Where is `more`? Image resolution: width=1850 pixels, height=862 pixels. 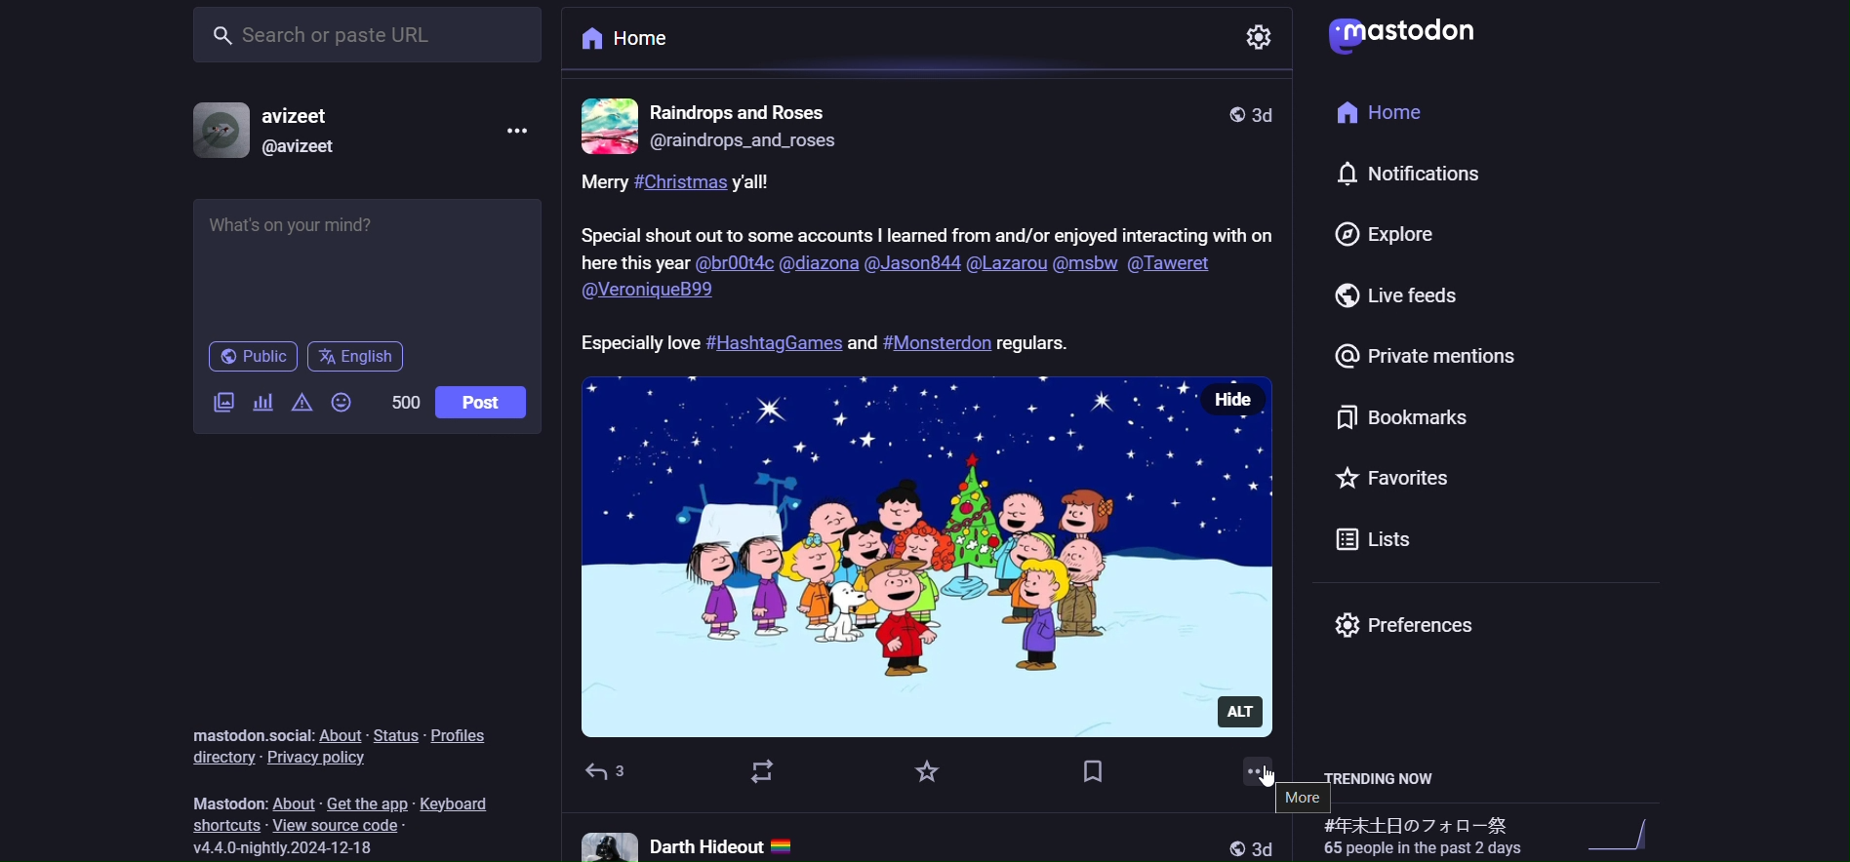 more is located at coordinates (1257, 768).